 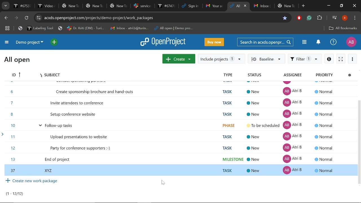 What do you see at coordinates (228, 76) in the screenshot?
I see `Type` at bounding box center [228, 76].